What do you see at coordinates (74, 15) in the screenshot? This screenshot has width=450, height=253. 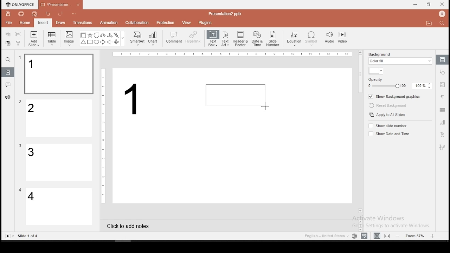 I see `` at bounding box center [74, 15].